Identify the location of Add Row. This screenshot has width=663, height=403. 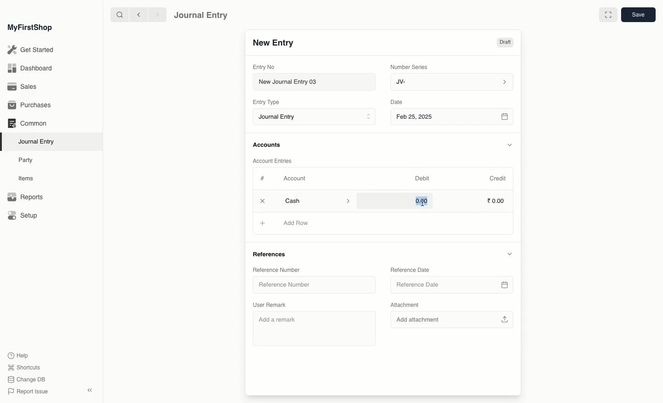
(297, 223).